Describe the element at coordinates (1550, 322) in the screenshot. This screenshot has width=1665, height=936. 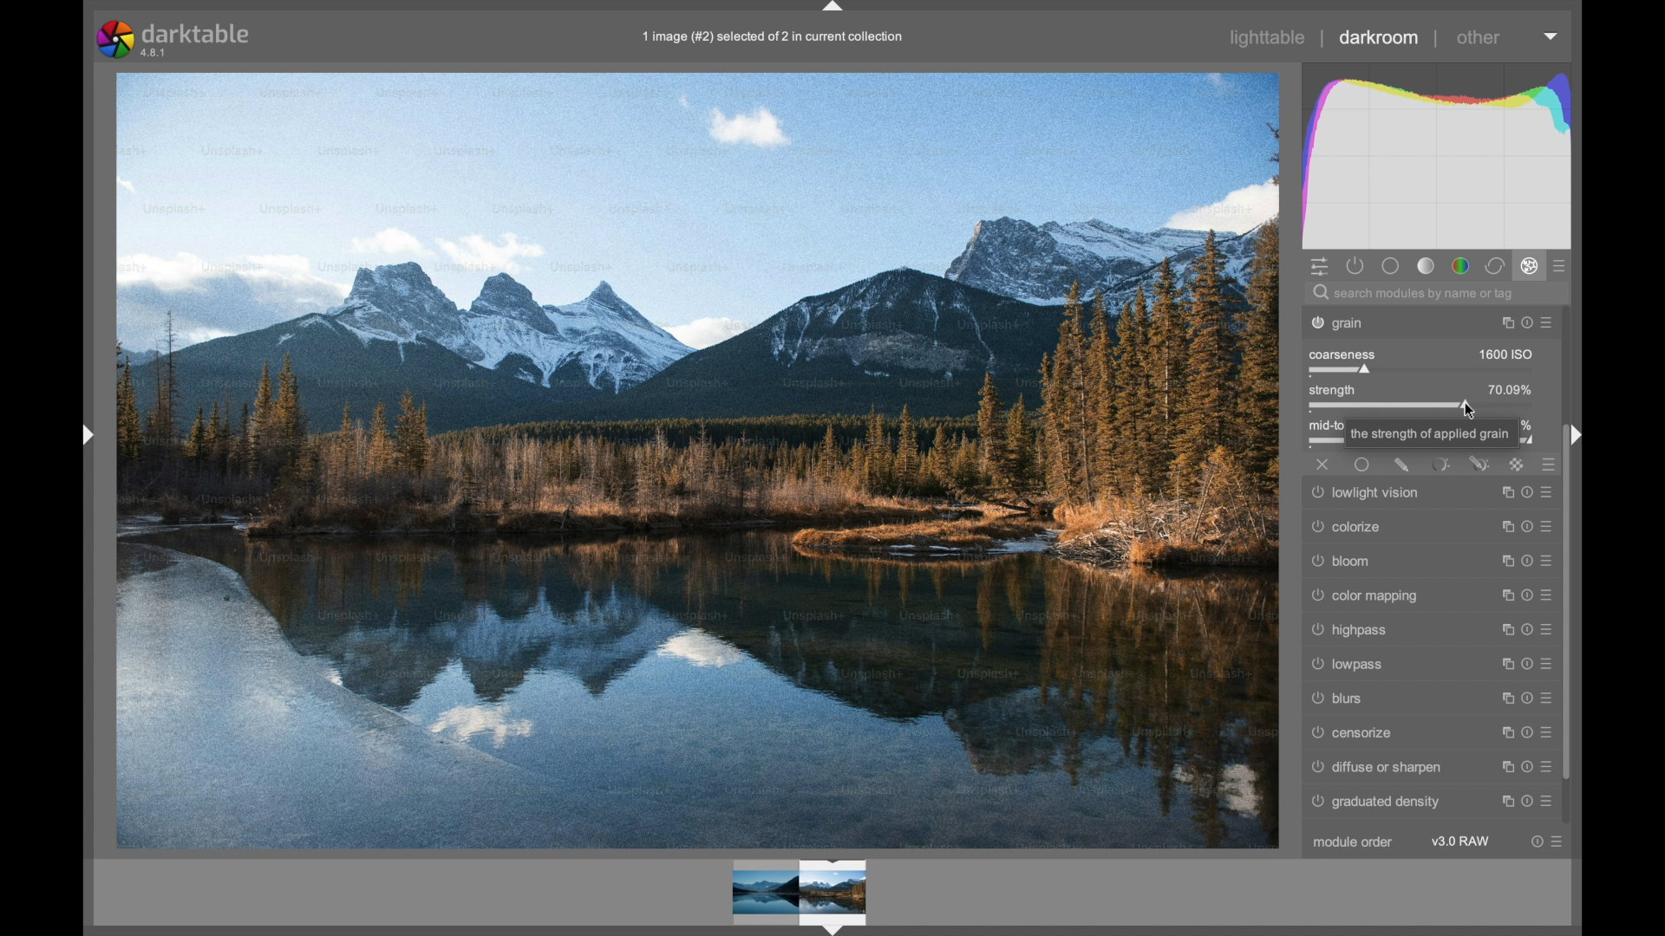
I see `presets` at that location.